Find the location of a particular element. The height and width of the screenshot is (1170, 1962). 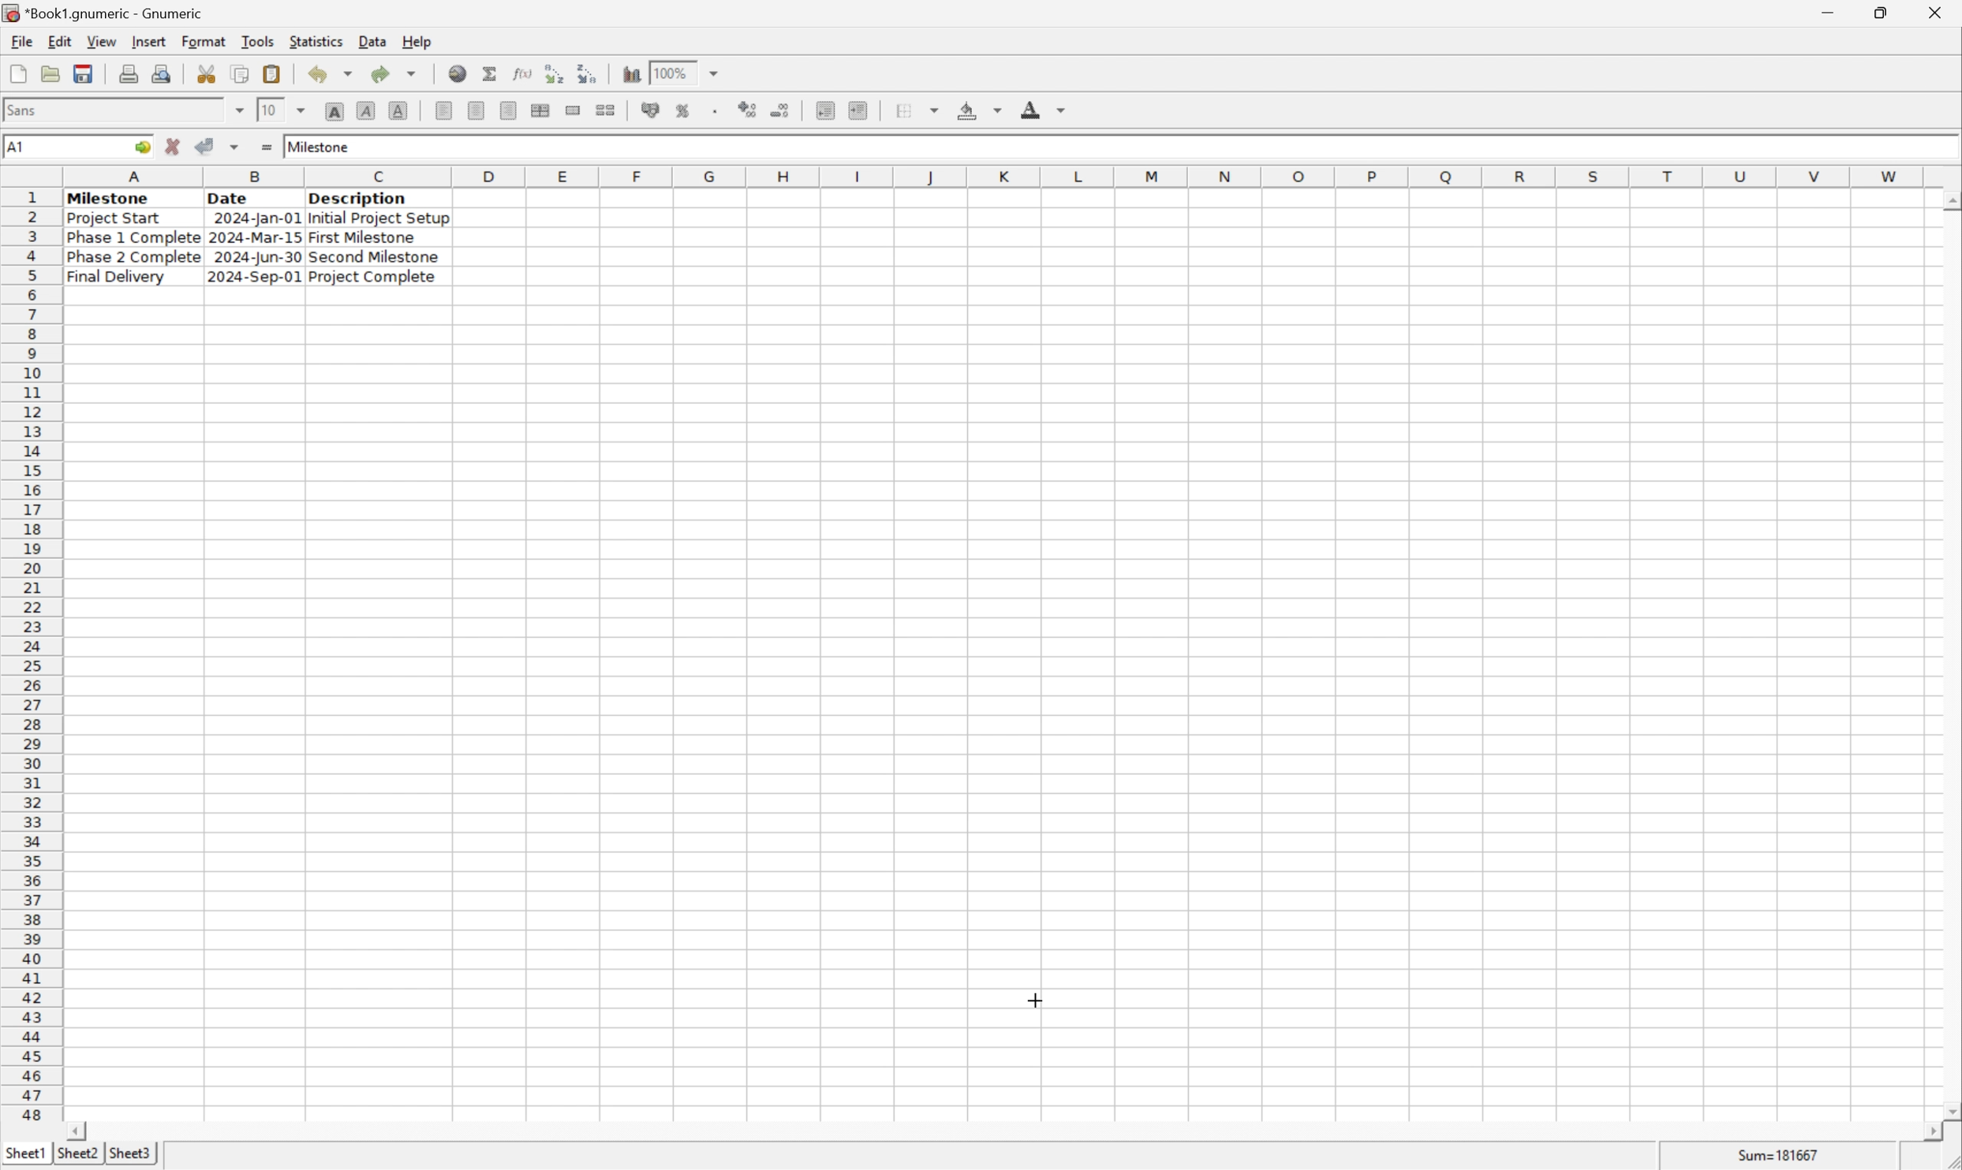

Sum=181667 is located at coordinates (1781, 1153).